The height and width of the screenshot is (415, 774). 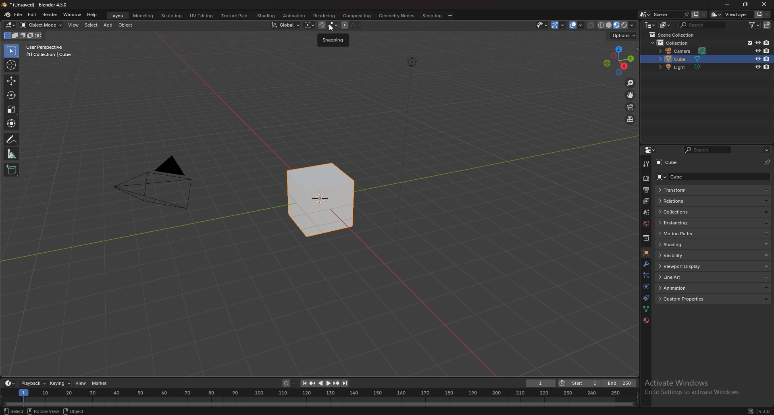 What do you see at coordinates (32, 15) in the screenshot?
I see `edit` at bounding box center [32, 15].